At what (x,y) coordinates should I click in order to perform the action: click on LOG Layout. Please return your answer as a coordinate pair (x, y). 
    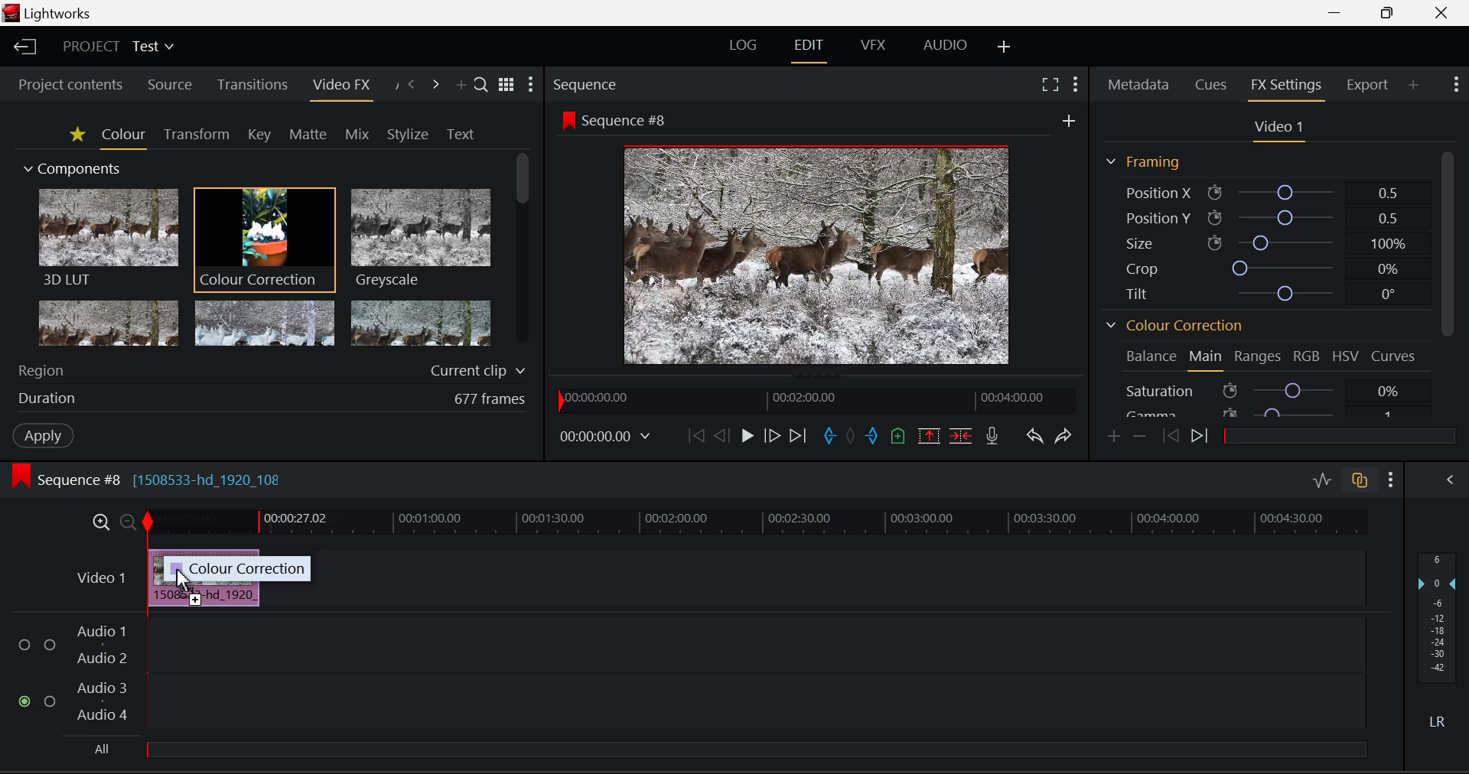
    Looking at the image, I should click on (745, 48).